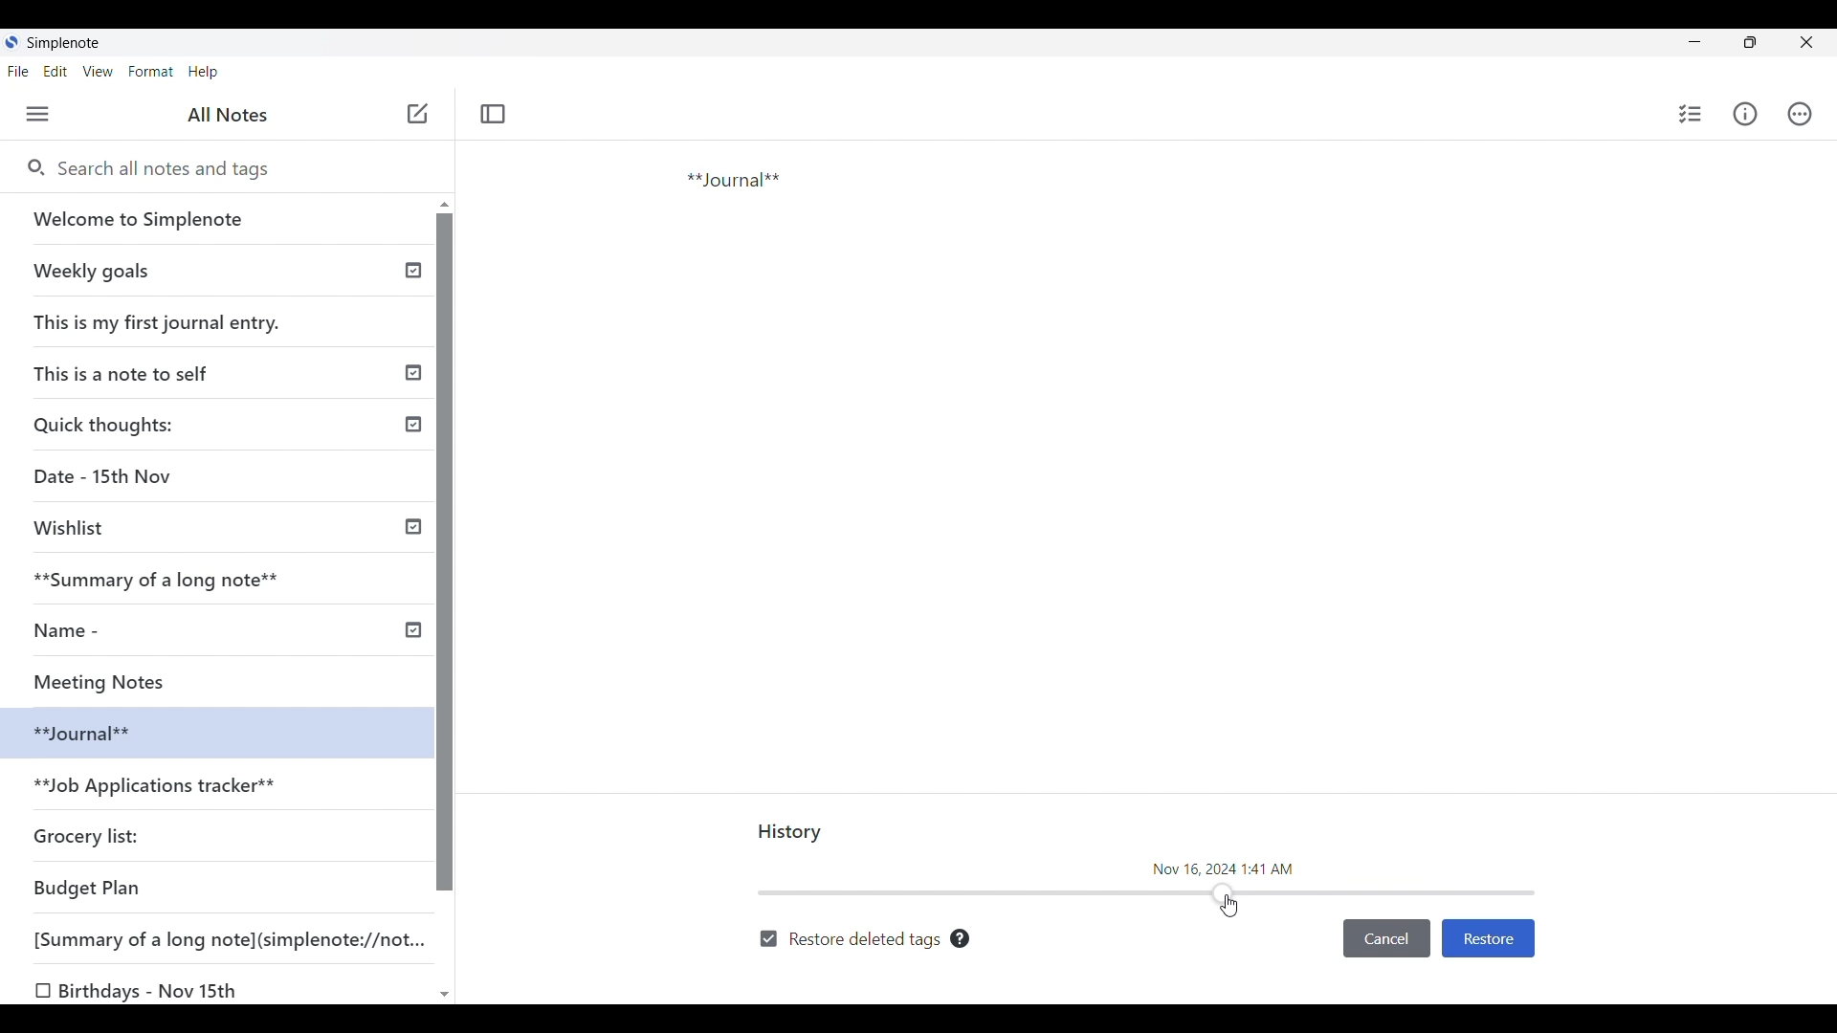 The height and width of the screenshot is (1033, 1837). I want to click on Meeting Notes, so click(122, 679).